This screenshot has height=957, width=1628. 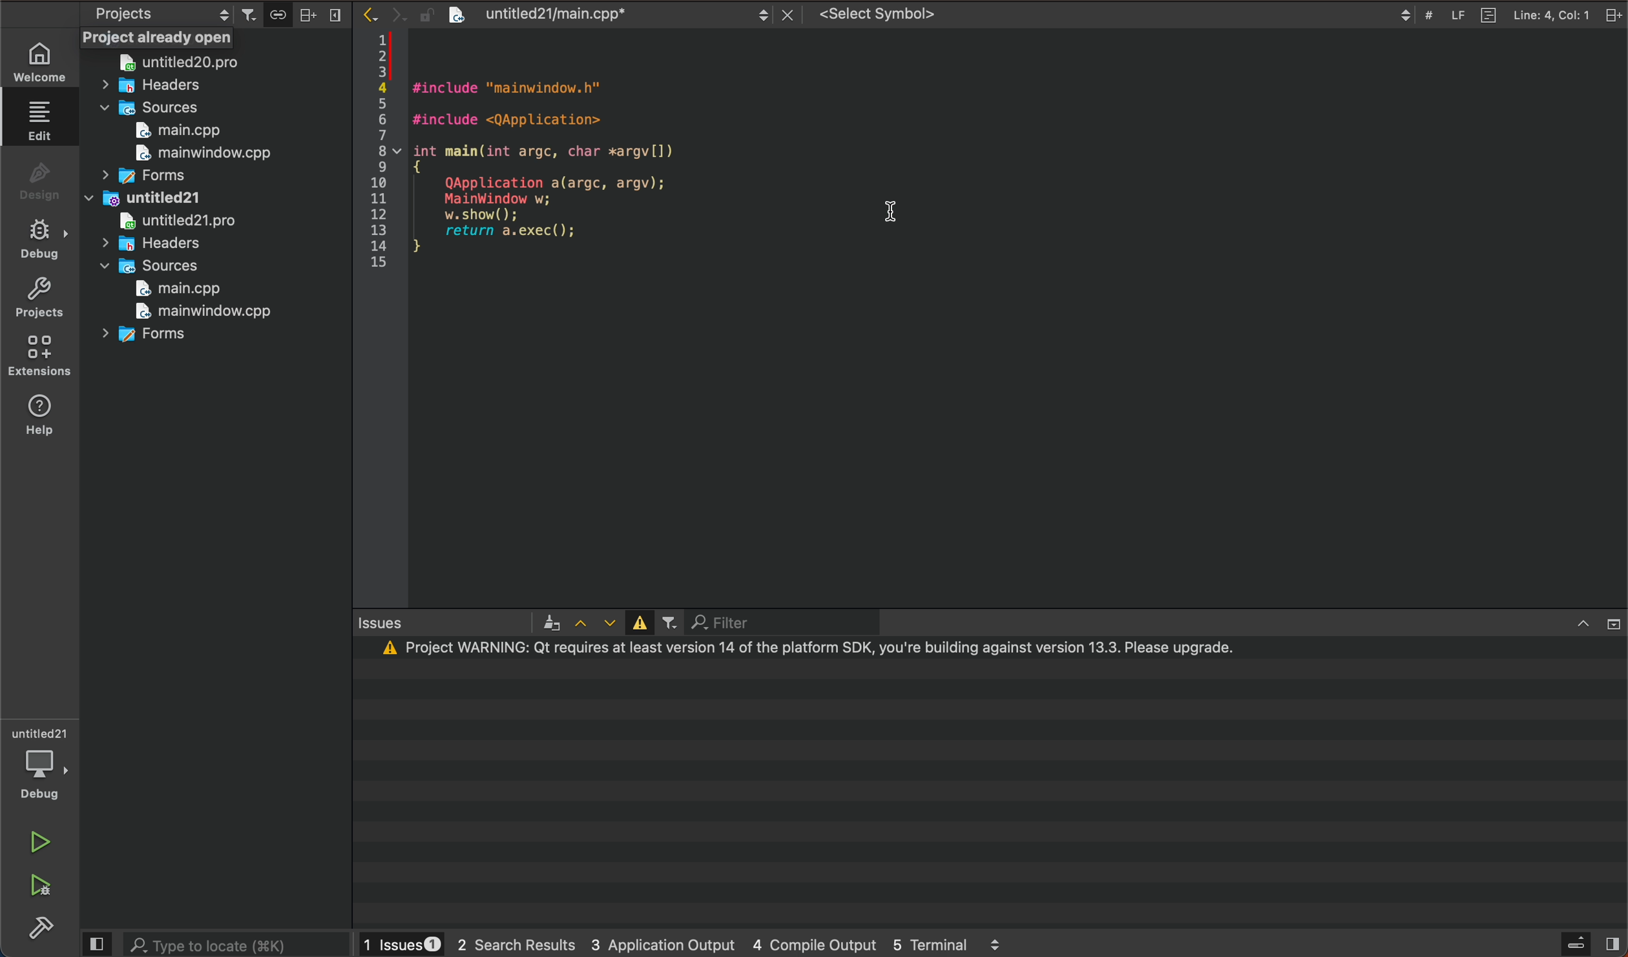 What do you see at coordinates (1615, 14) in the screenshot?
I see `log out` at bounding box center [1615, 14].